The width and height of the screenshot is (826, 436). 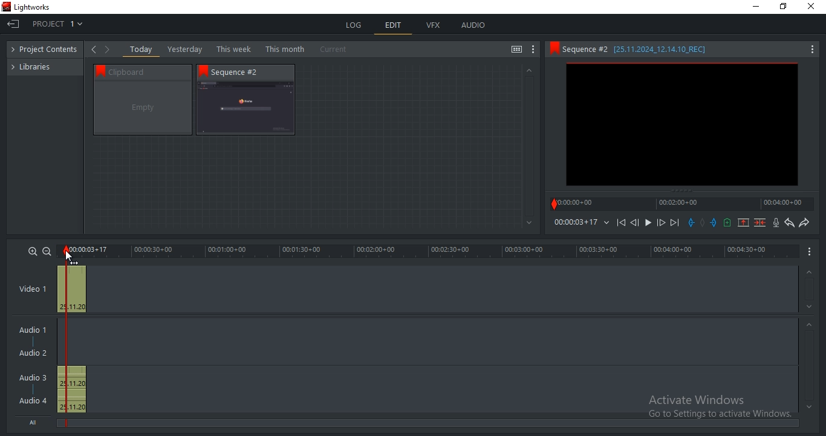 What do you see at coordinates (394, 27) in the screenshot?
I see `edit` at bounding box center [394, 27].